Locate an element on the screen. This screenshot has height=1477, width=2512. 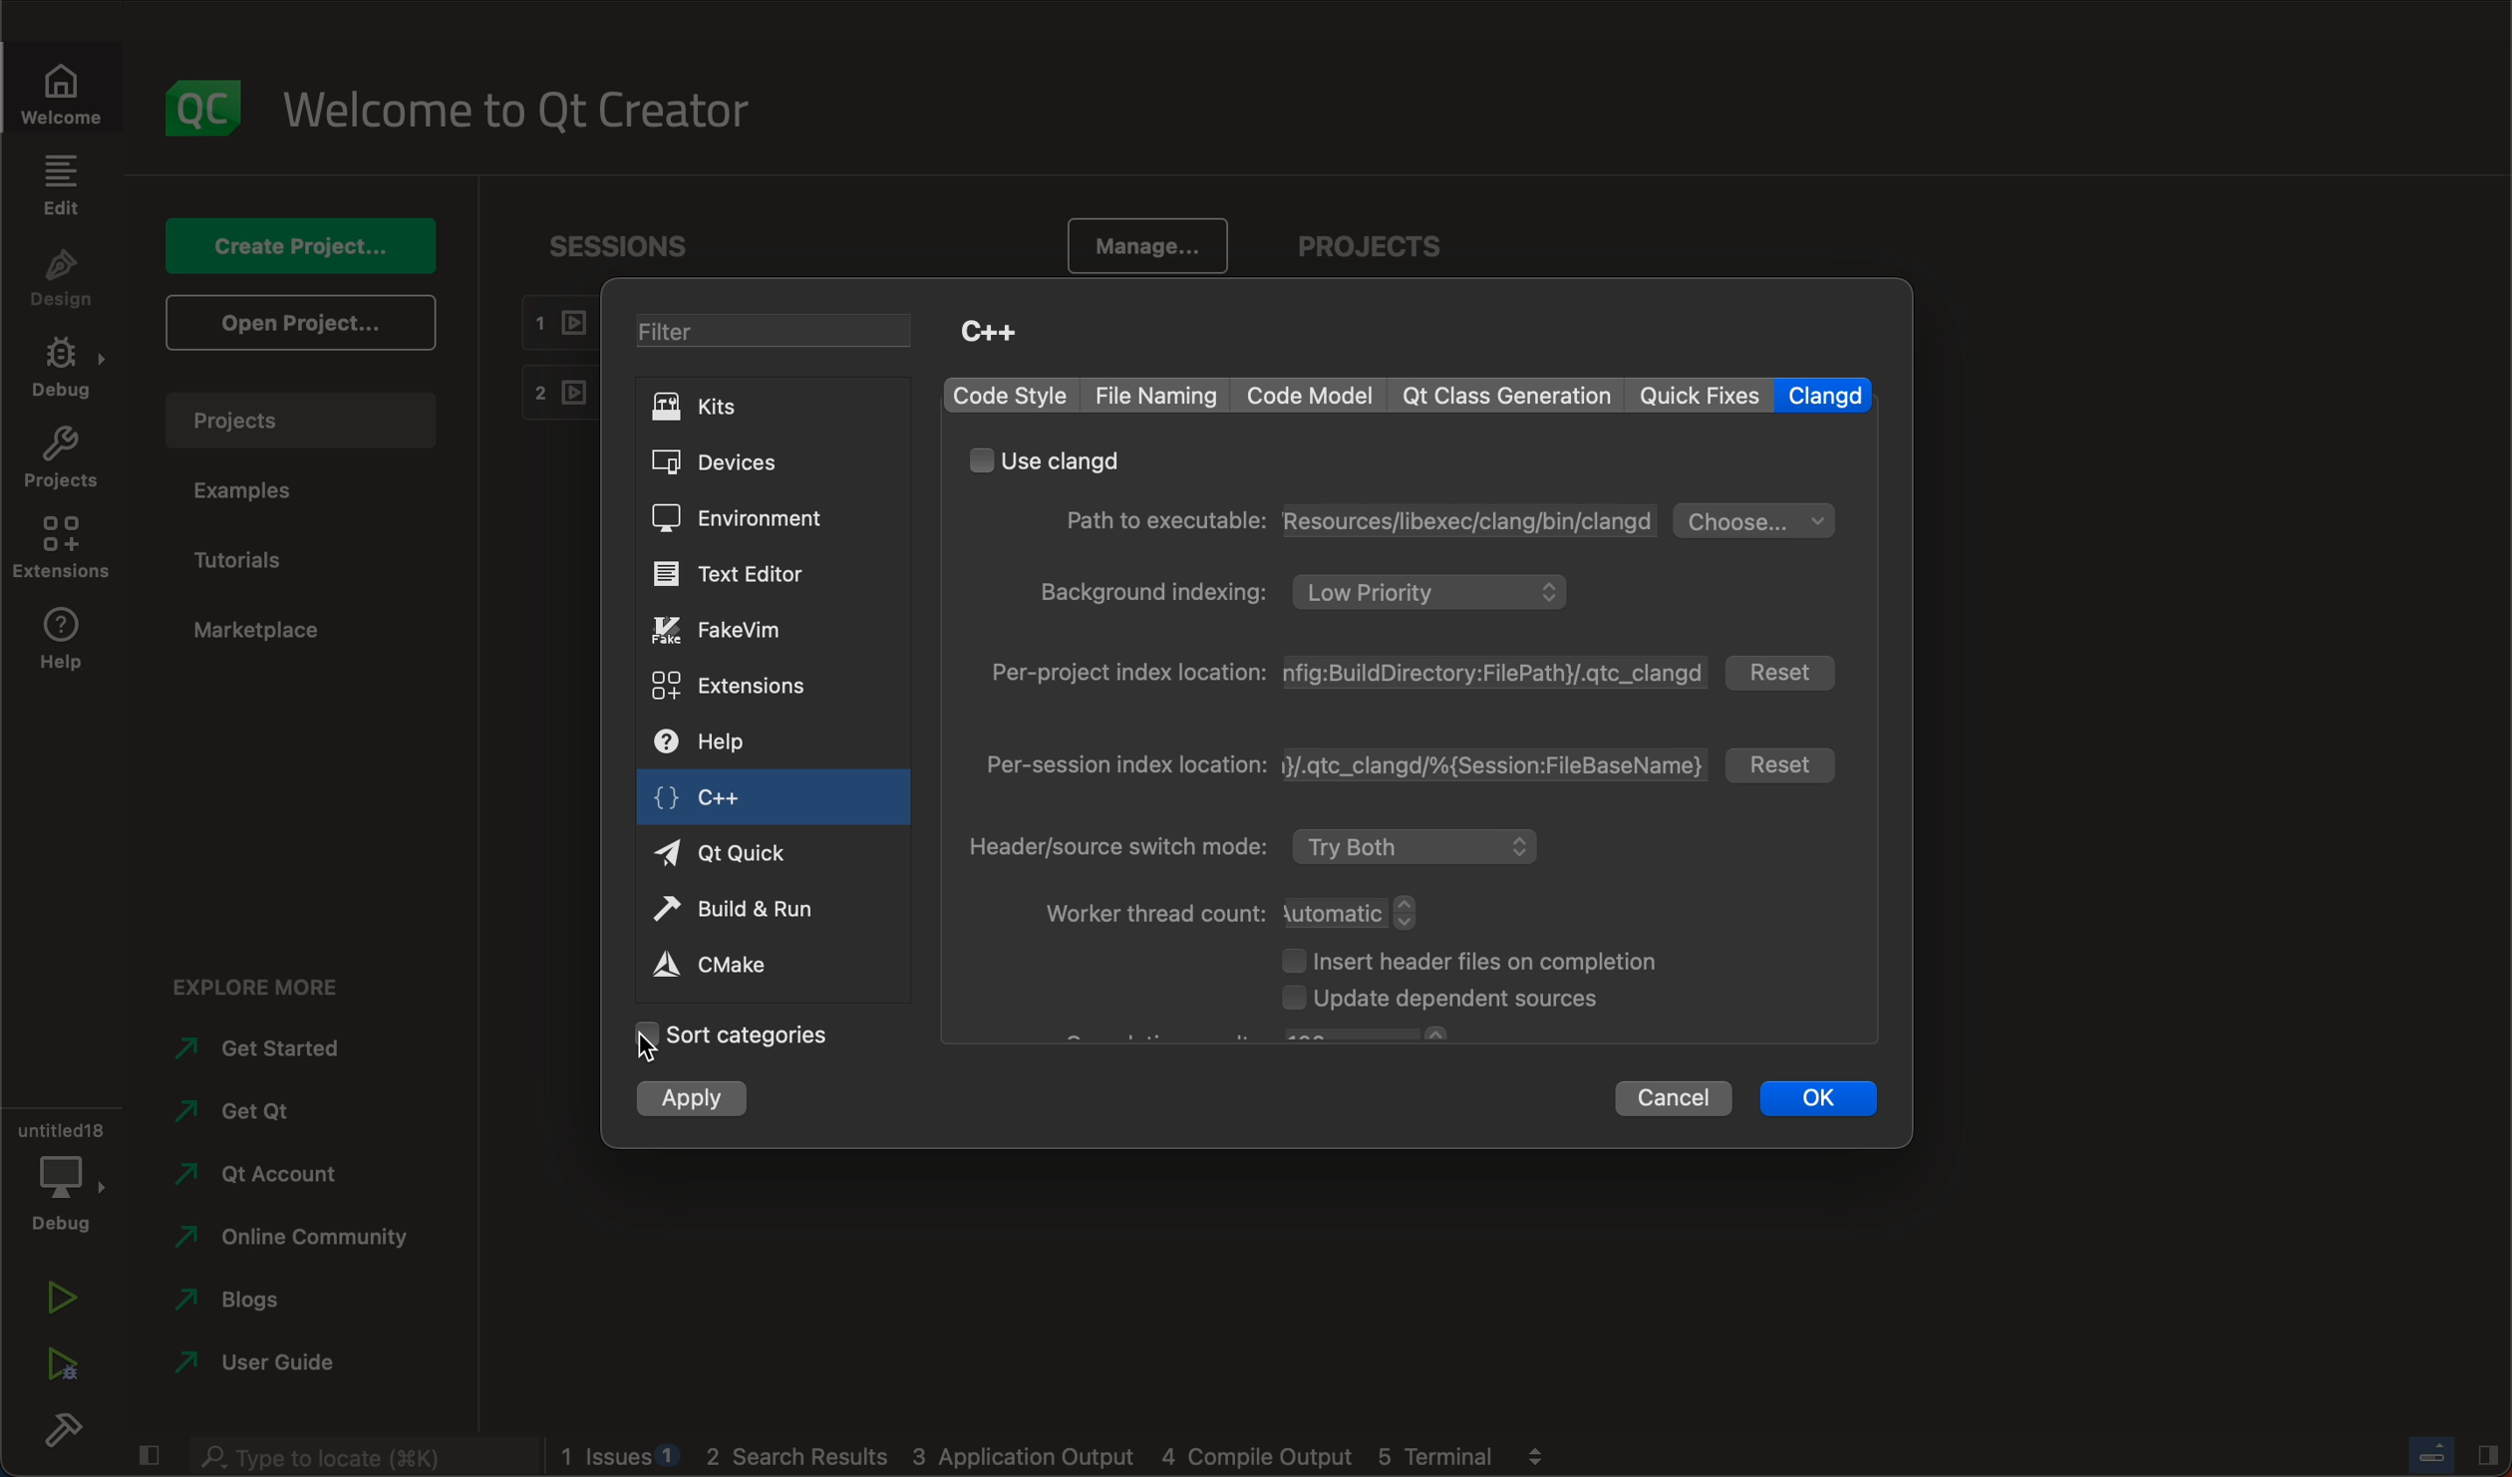
projects is located at coordinates (1394, 248).